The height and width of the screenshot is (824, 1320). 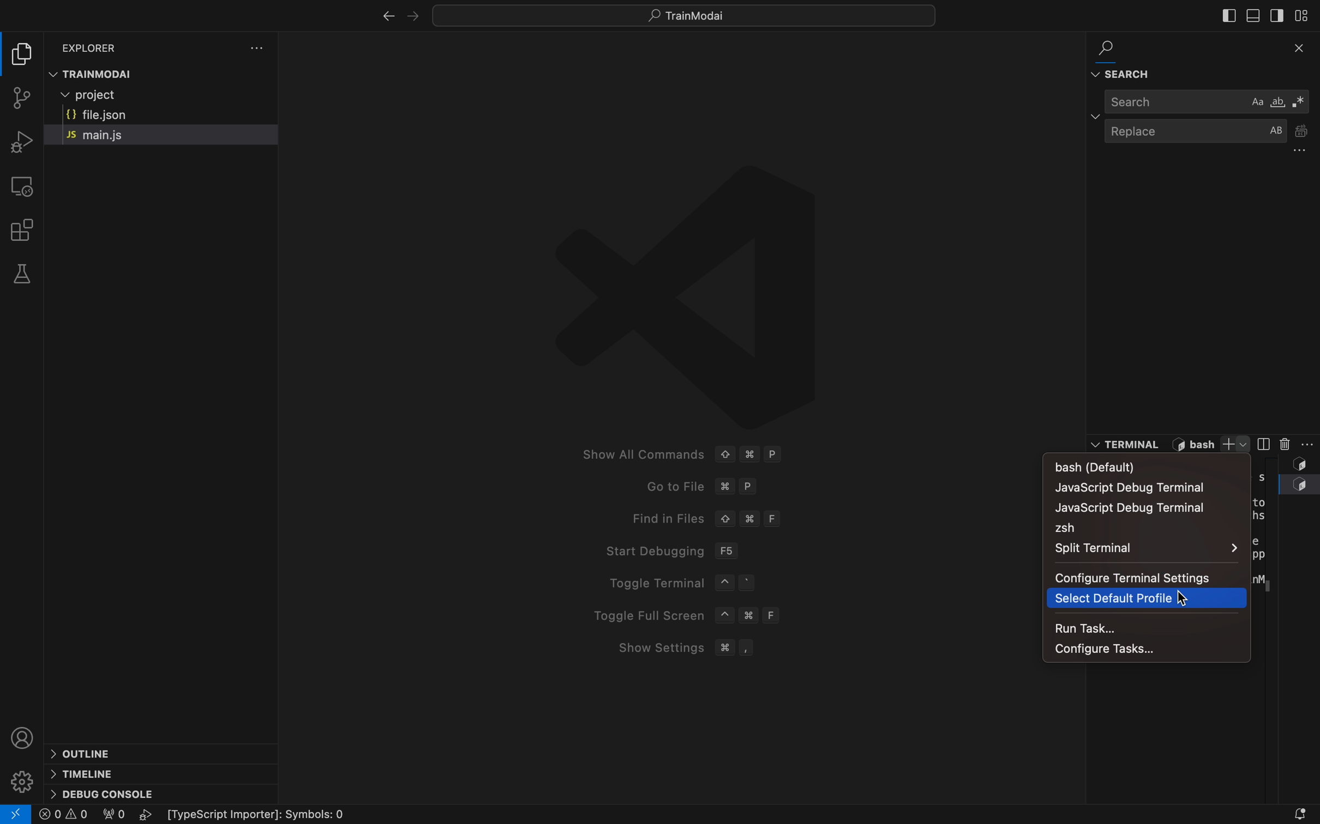 What do you see at coordinates (1146, 529) in the screenshot?
I see `` at bounding box center [1146, 529].